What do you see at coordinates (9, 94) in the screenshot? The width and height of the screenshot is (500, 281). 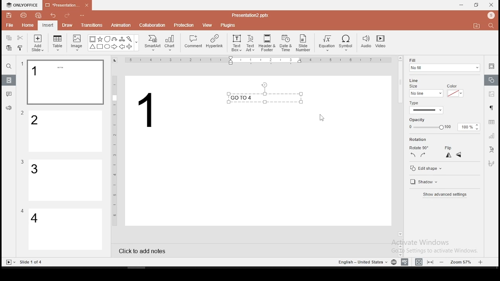 I see `comments` at bounding box center [9, 94].